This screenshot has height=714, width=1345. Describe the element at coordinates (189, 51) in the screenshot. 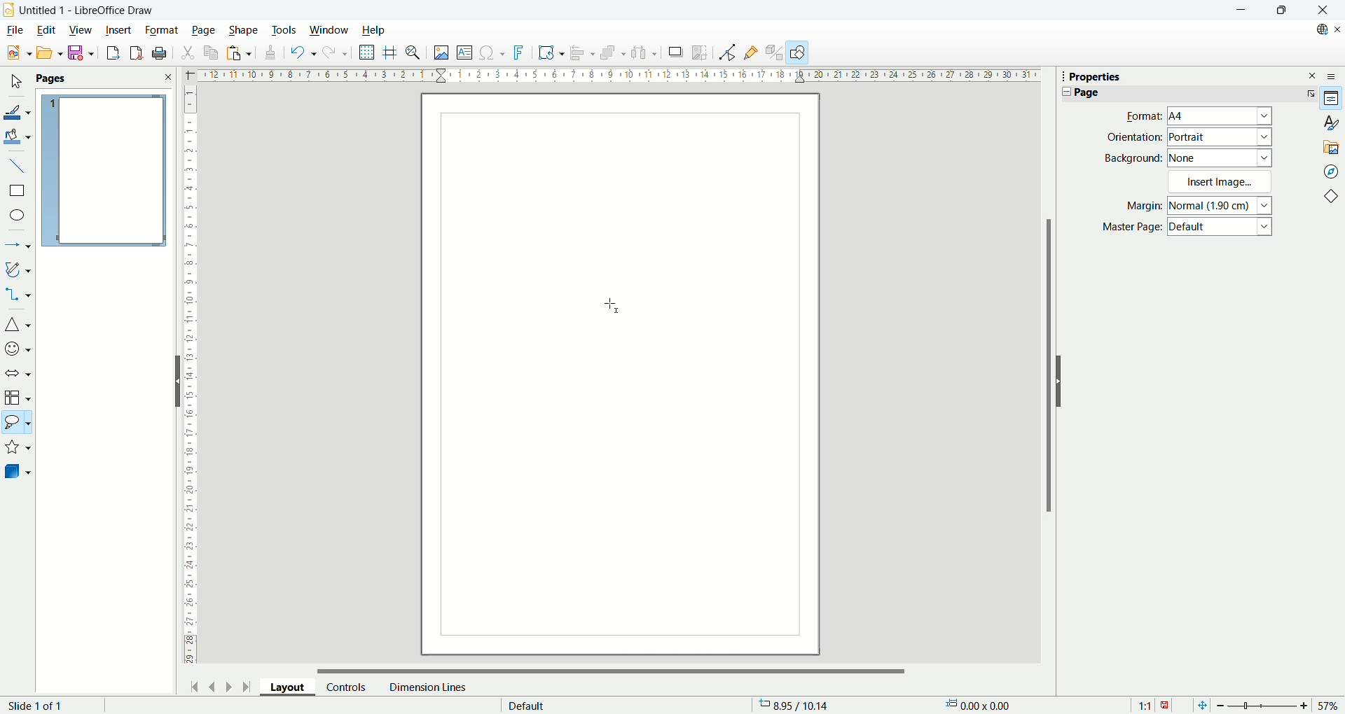

I see `cut` at that location.